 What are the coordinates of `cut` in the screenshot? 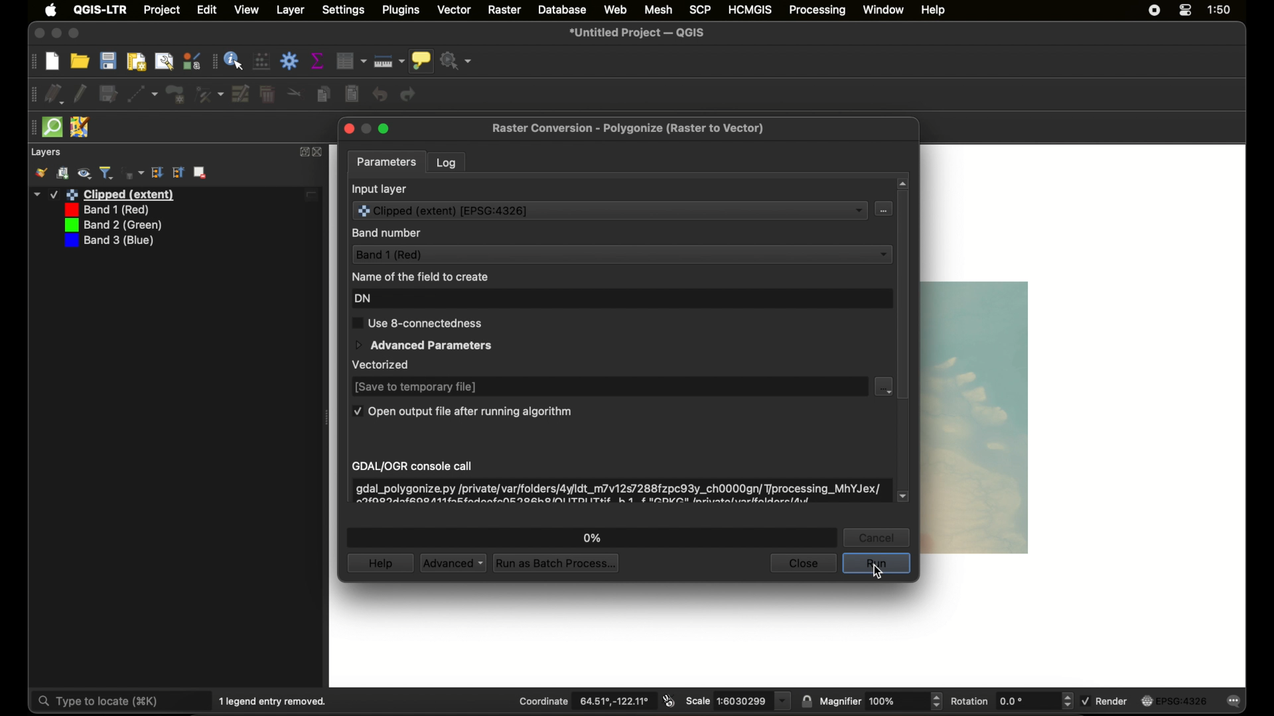 It's located at (295, 91).